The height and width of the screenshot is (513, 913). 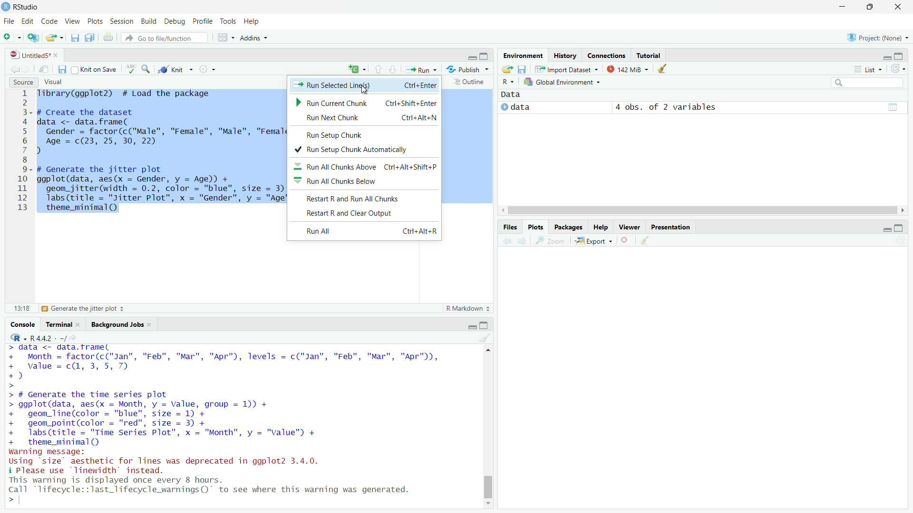 What do you see at coordinates (159, 132) in the screenshot?
I see `code to create the dataset` at bounding box center [159, 132].